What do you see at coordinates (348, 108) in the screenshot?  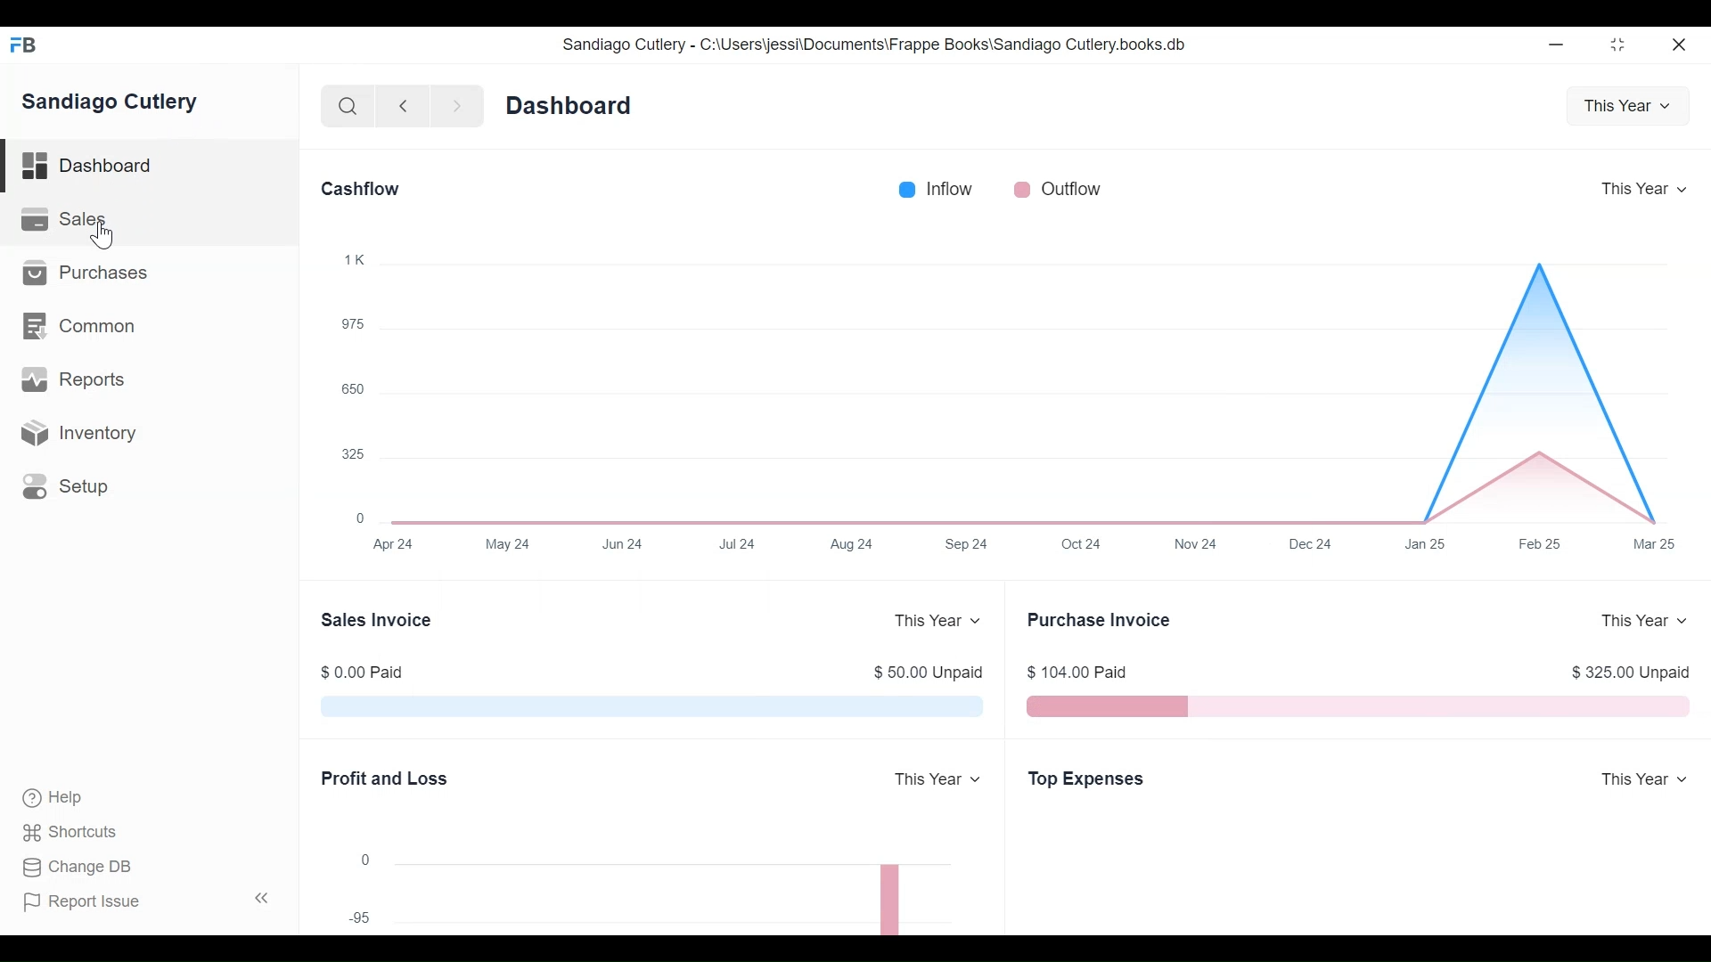 I see `search` at bounding box center [348, 108].